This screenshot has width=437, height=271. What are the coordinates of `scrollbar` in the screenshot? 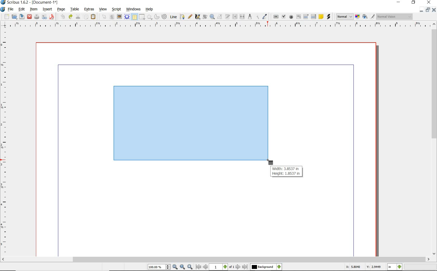 It's located at (216, 260).